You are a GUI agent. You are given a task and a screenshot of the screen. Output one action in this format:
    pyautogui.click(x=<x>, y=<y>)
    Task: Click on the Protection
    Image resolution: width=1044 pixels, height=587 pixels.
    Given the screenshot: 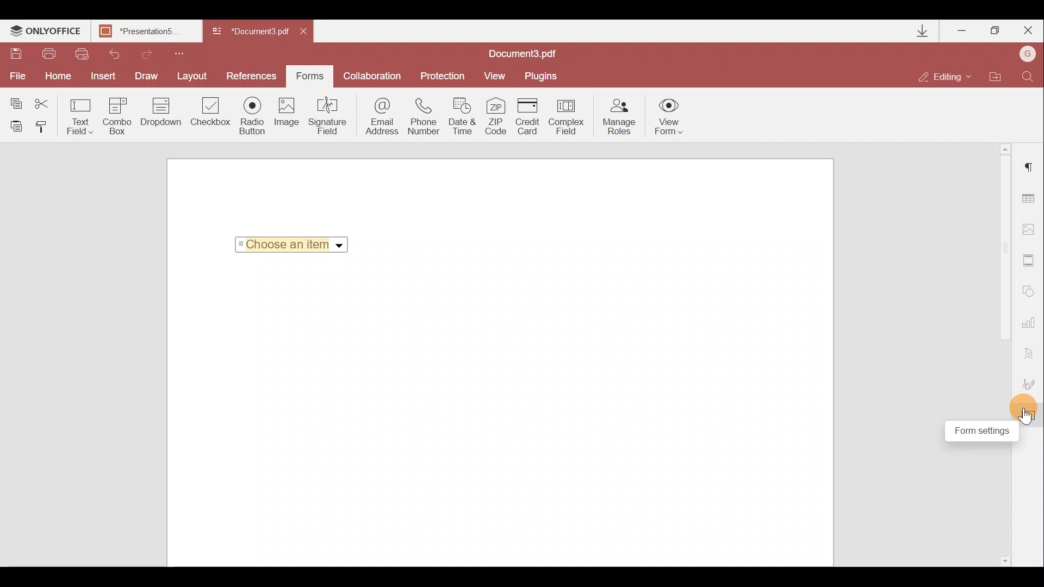 What is the action you would take?
    pyautogui.click(x=441, y=75)
    